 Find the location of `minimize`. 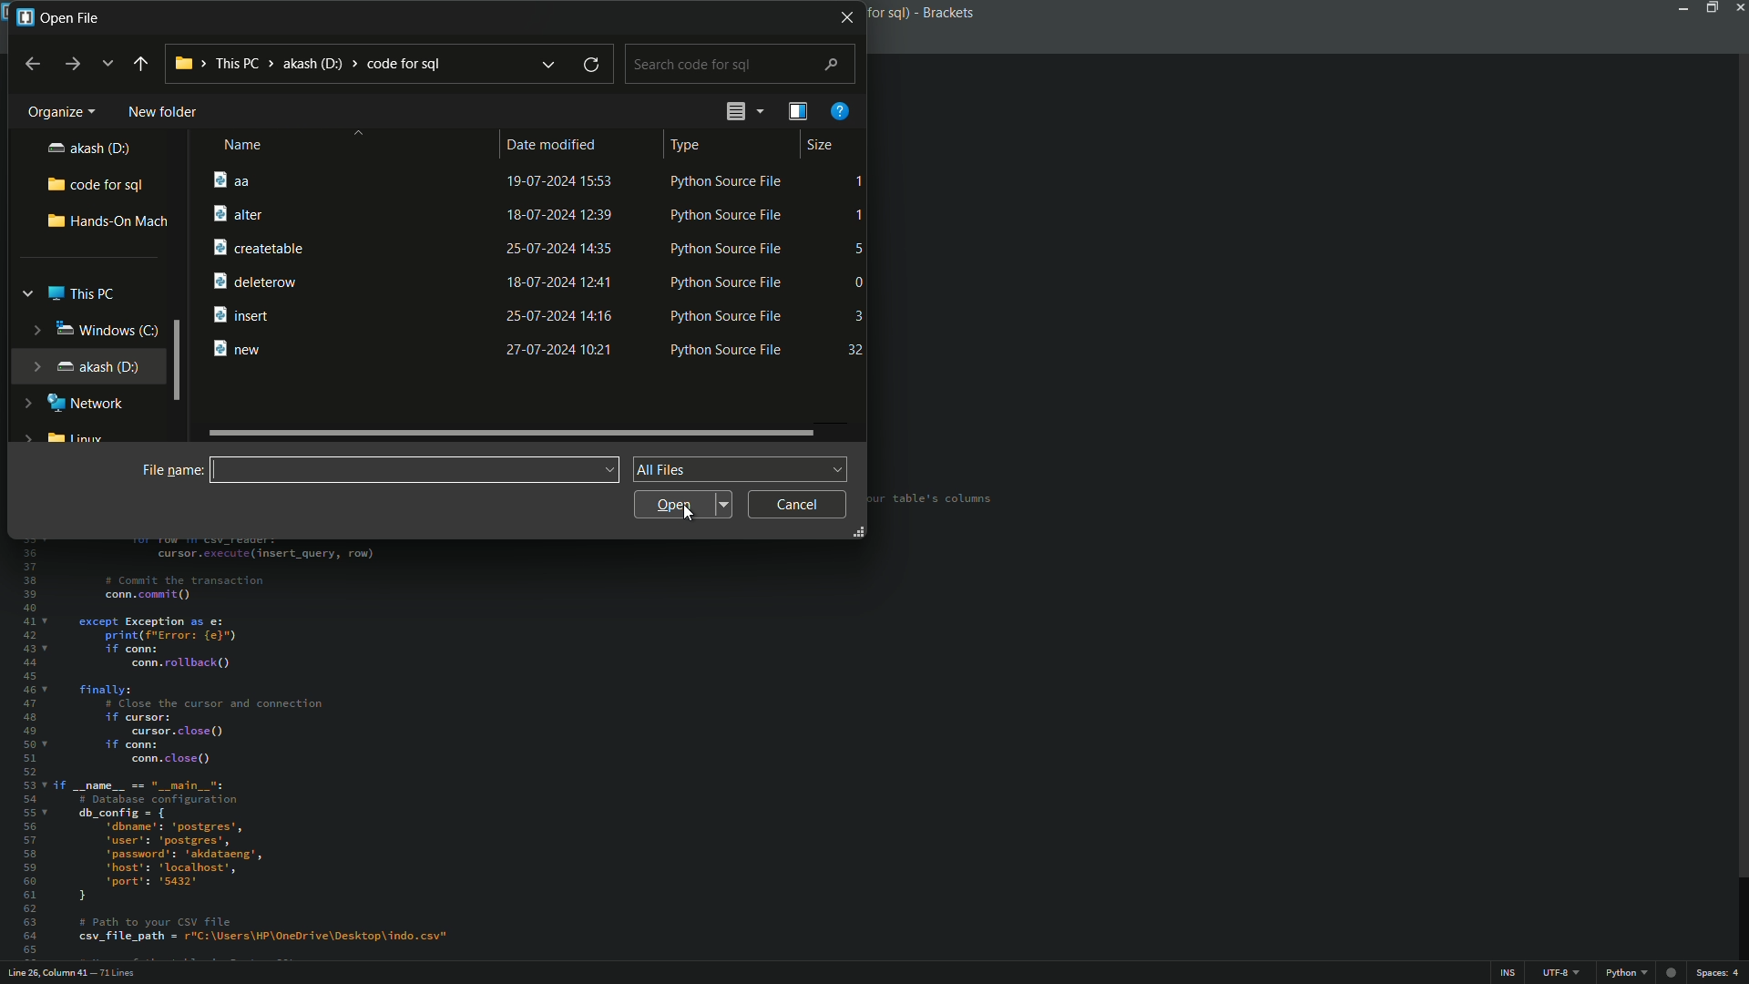

minimize is located at coordinates (1683, 7).